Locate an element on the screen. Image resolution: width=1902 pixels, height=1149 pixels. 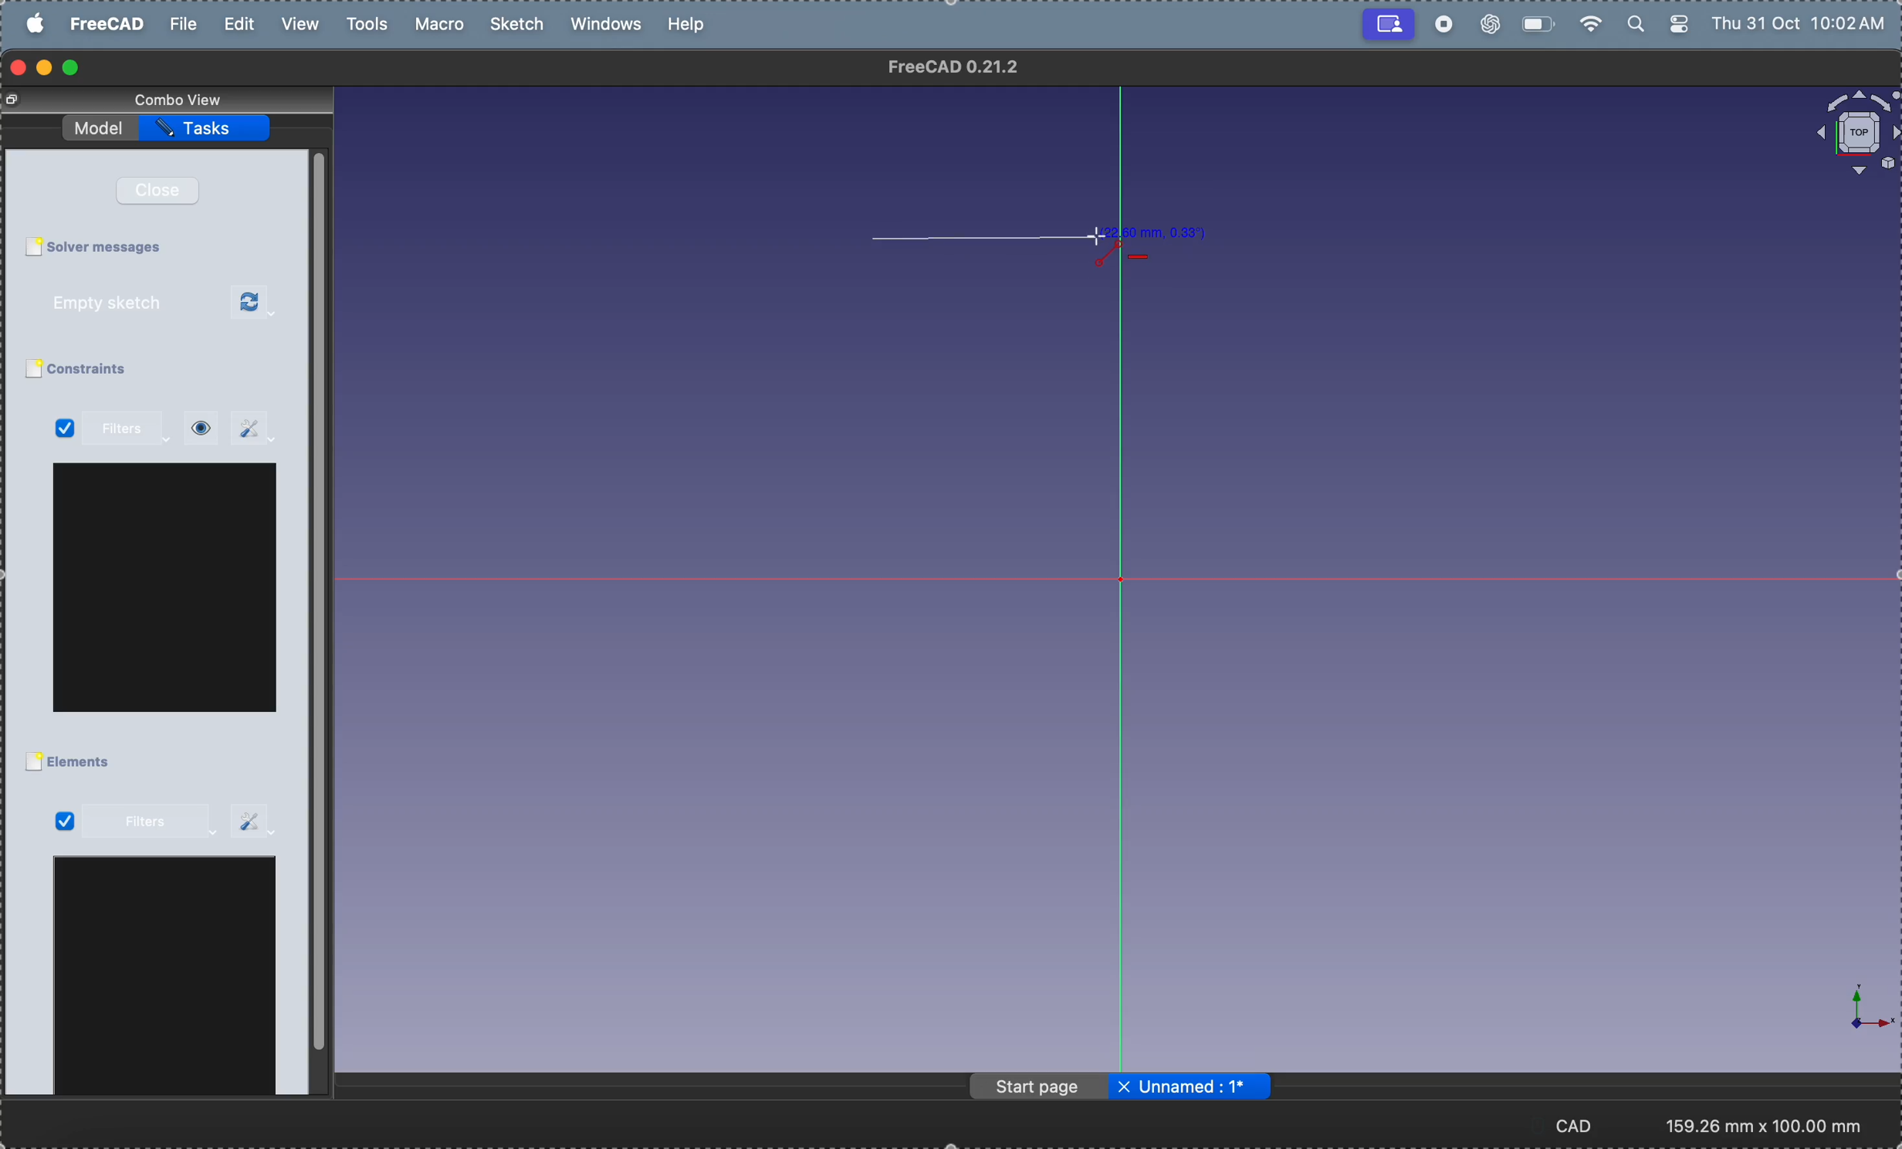
chatgpt is located at coordinates (1488, 25).